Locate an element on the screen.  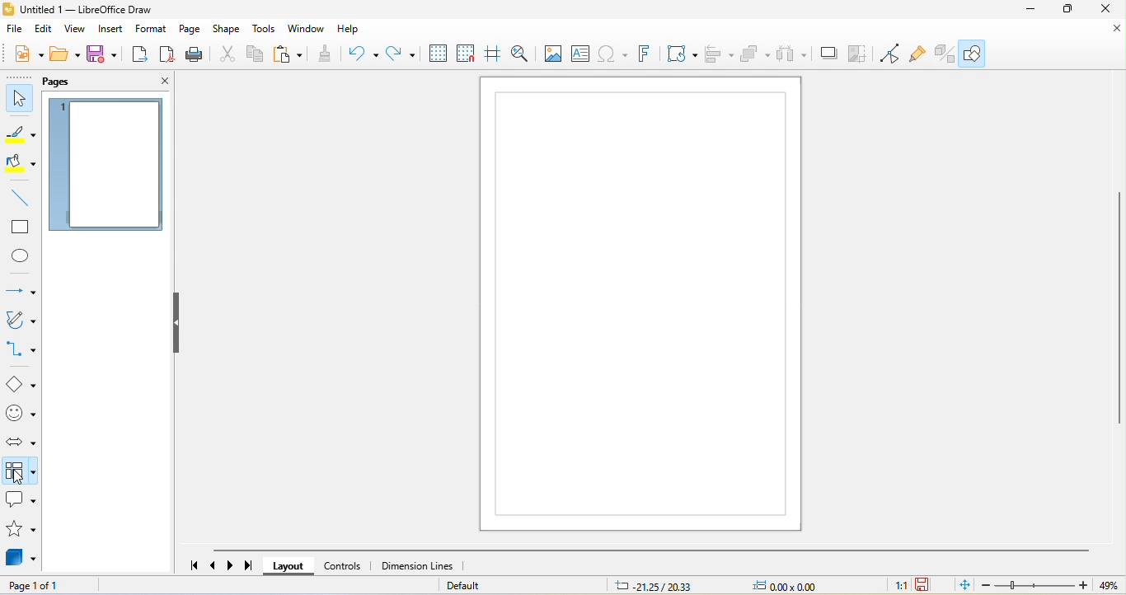
canvas is located at coordinates (644, 303).